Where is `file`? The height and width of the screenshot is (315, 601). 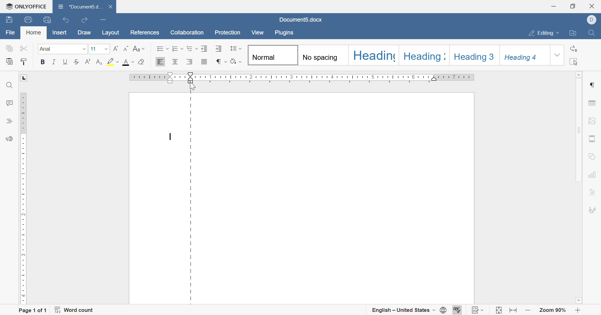 file is located at coordinates (11, 33).